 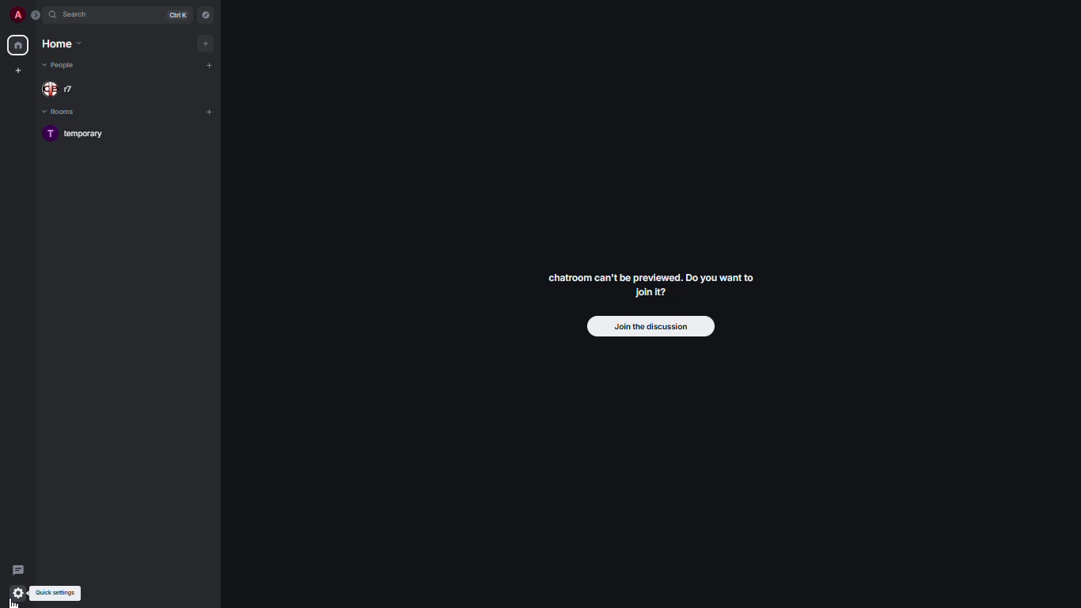 I want to click on people, so click(x=63, y=89).